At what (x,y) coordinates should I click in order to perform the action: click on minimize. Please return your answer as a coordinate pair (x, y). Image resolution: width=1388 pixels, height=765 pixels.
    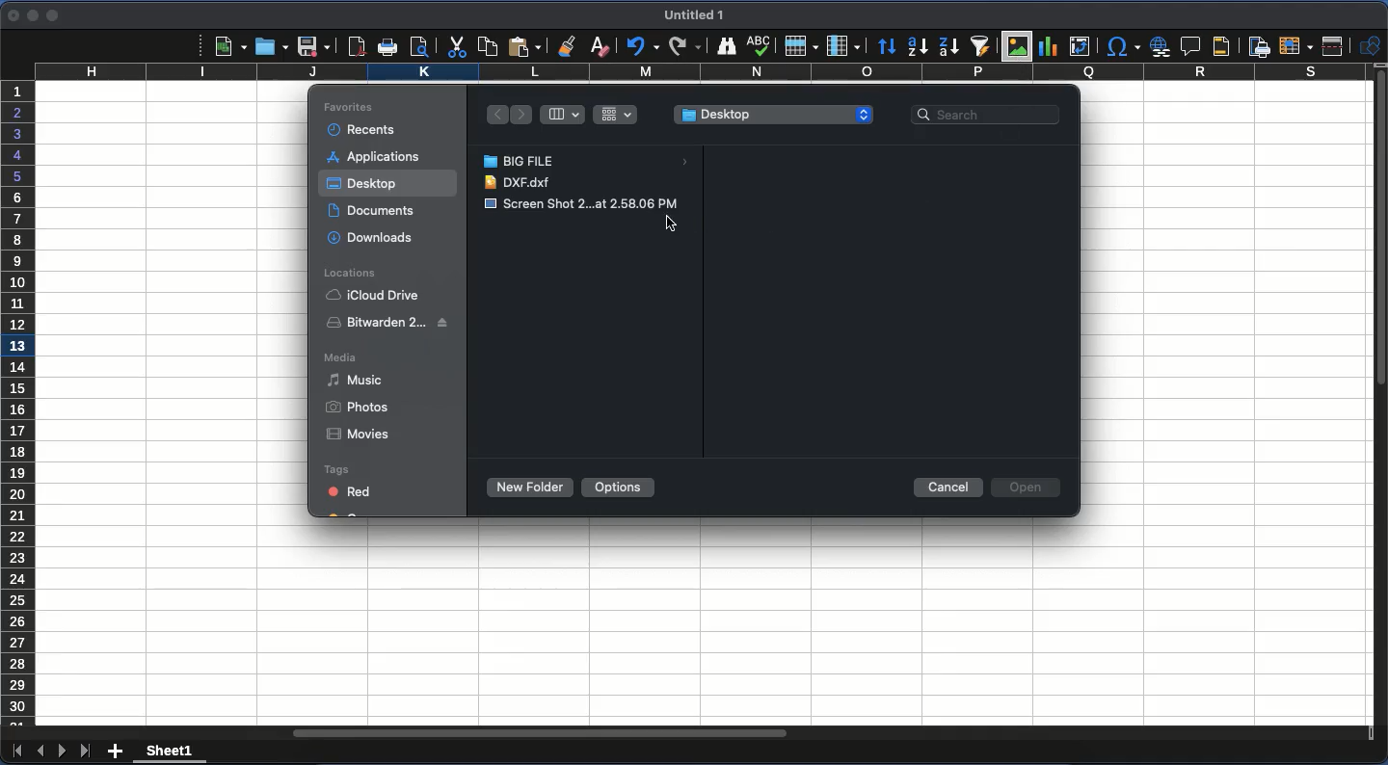
    Looking at the image, I should click on (32, 15).